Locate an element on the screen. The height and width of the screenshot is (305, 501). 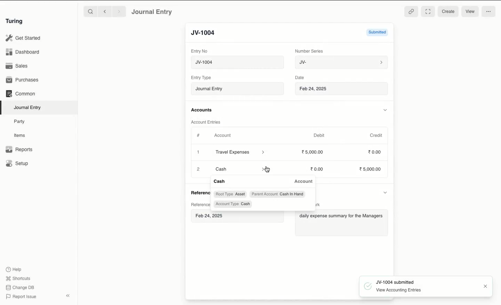
Dashboard is located at coordinates (23, 52).